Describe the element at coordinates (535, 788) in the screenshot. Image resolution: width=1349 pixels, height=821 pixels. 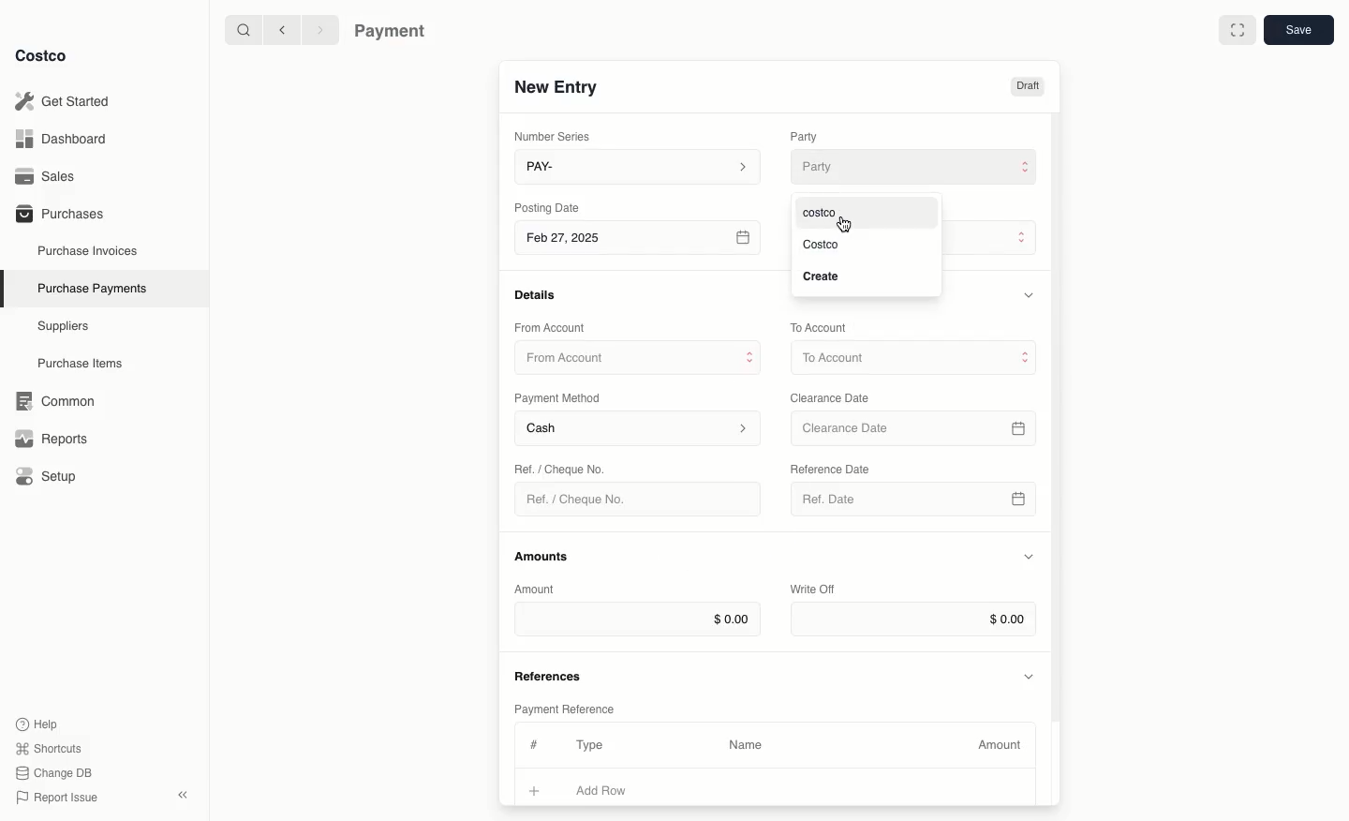
I see `Add` at that location.